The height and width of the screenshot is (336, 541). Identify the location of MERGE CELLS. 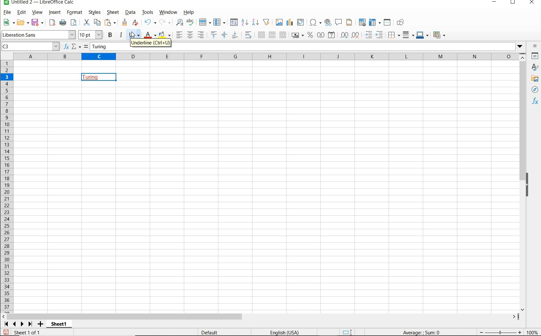
(273, 35).